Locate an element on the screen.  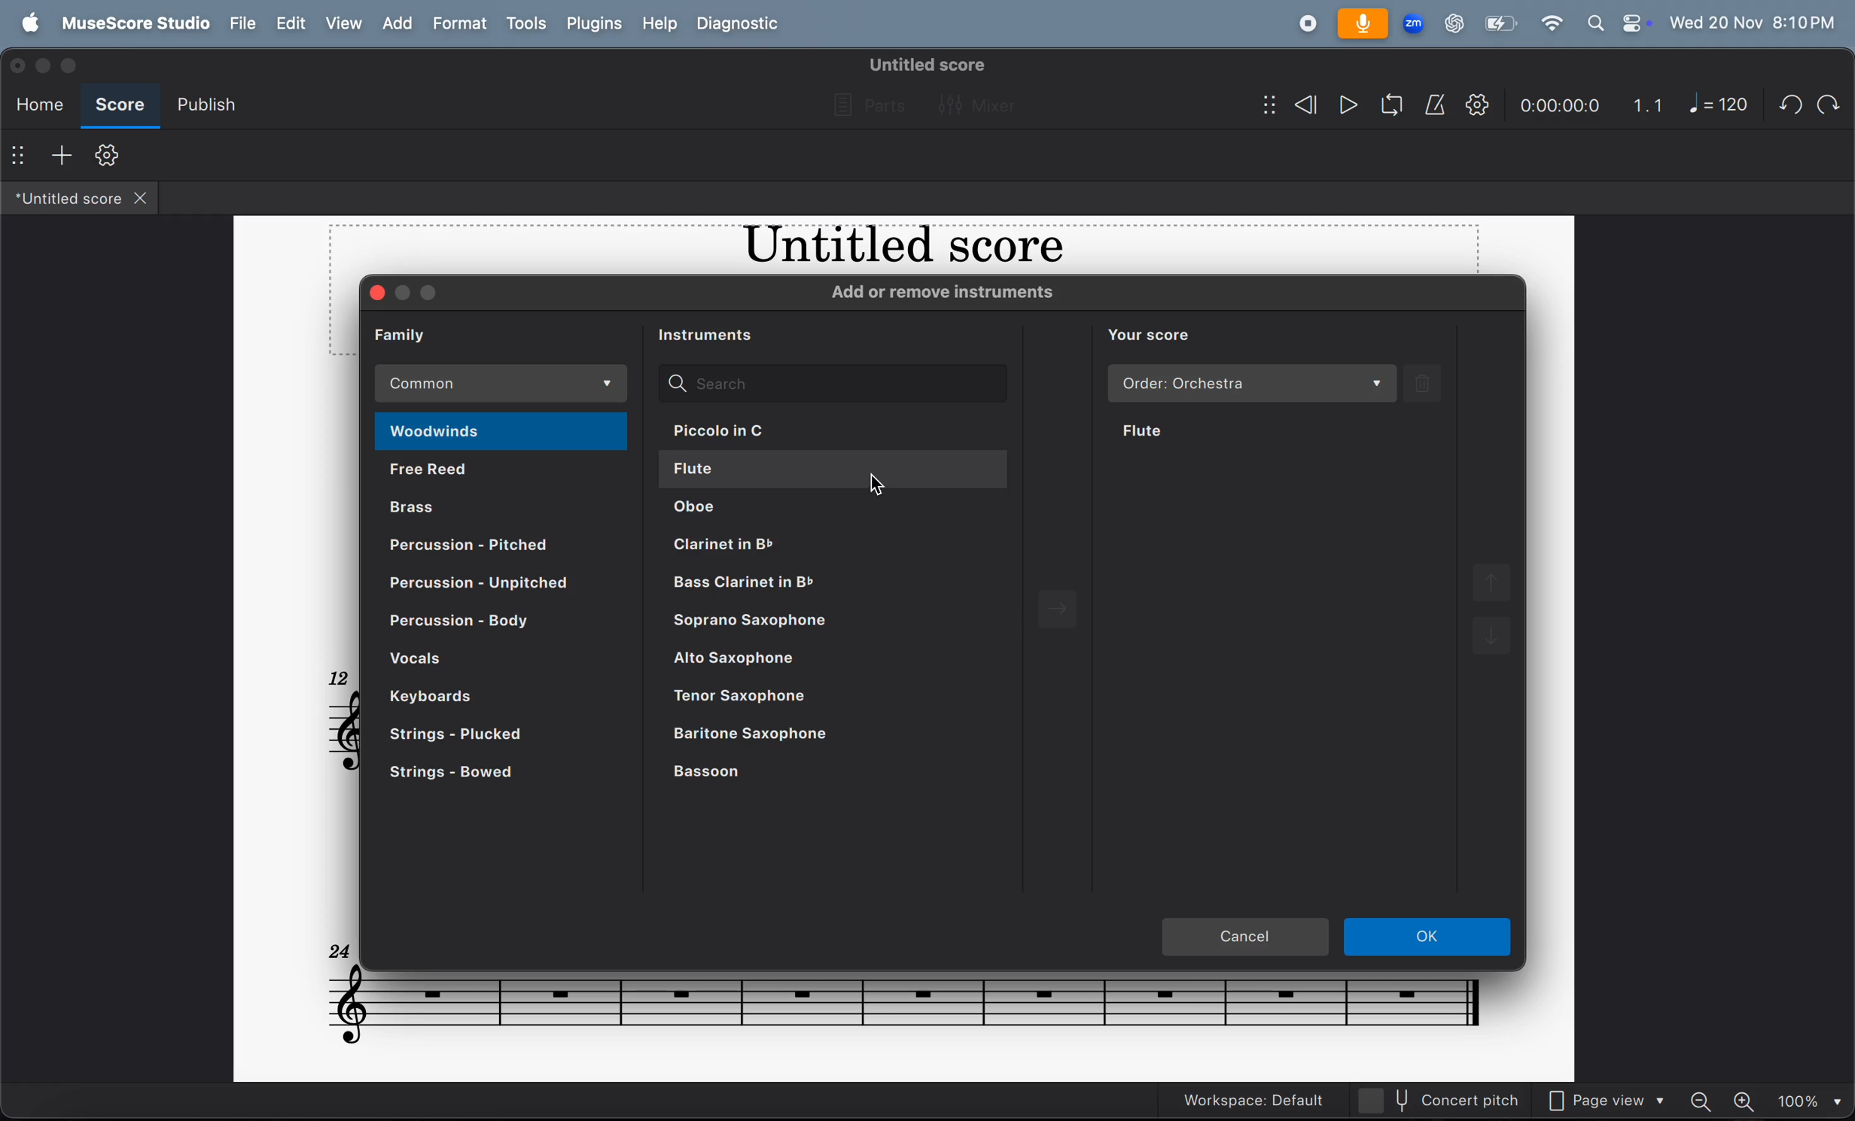
piccolo in c is located at coordinates (828, 432).